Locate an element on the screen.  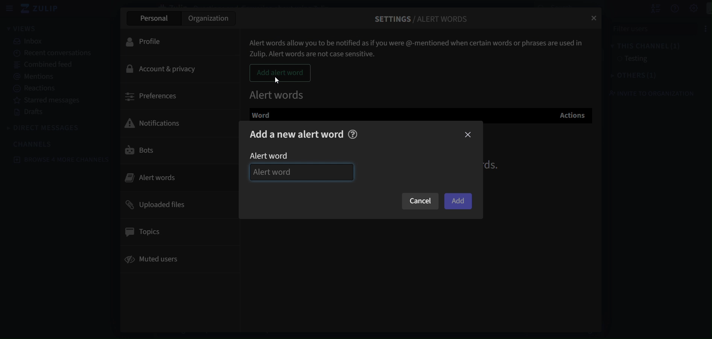
preferences is located at coordinates (152, 96).